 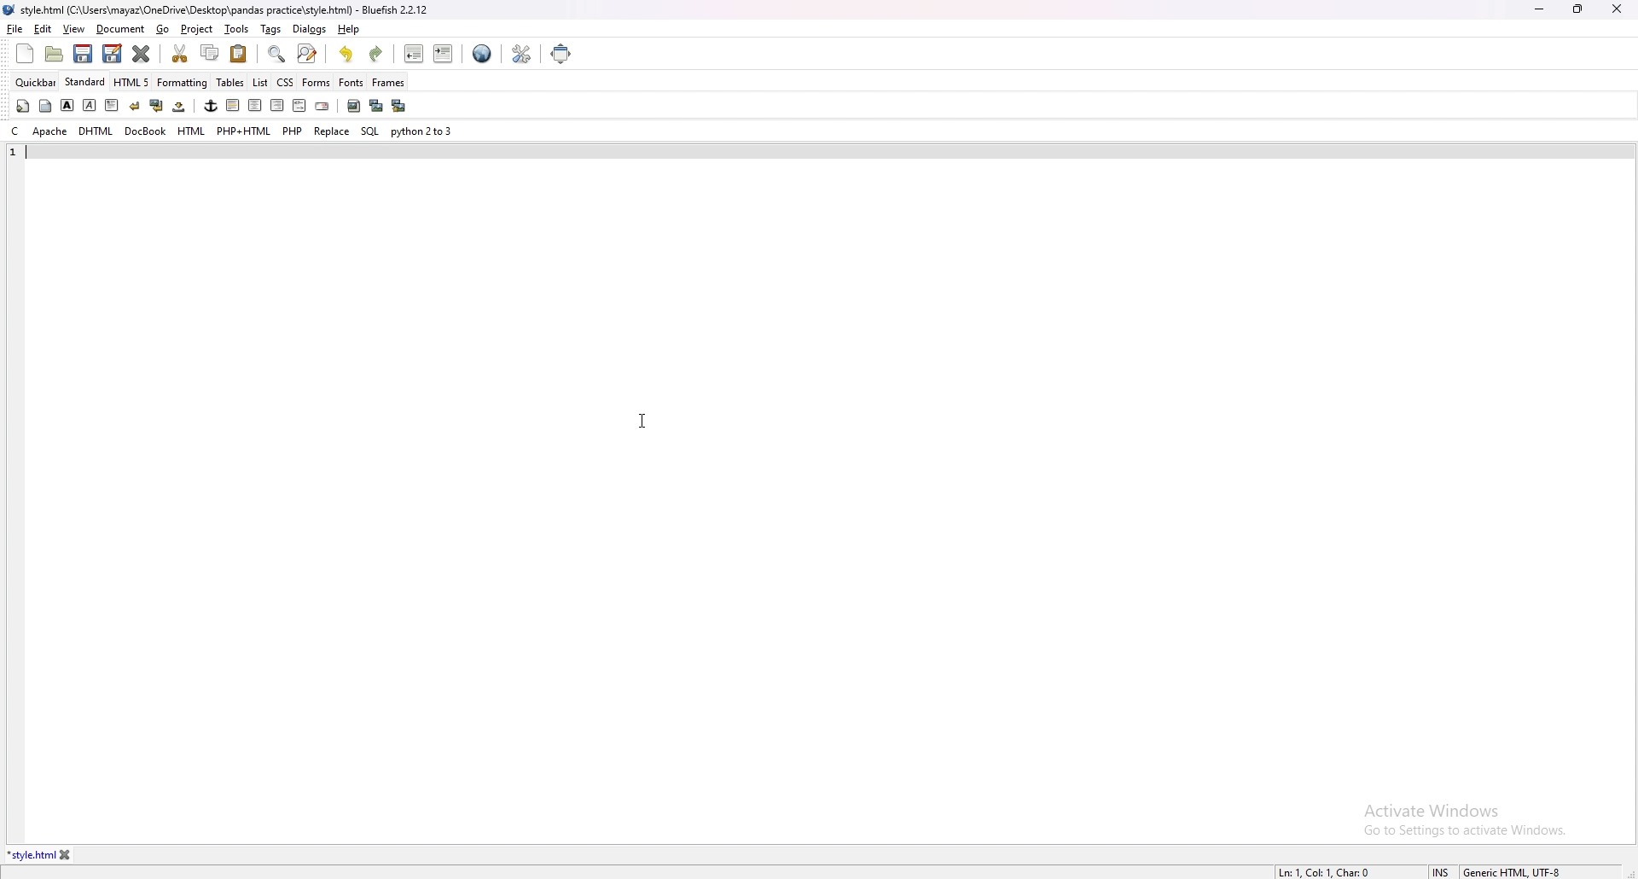 I want to click on close current tab, so click(x=142, y=54).